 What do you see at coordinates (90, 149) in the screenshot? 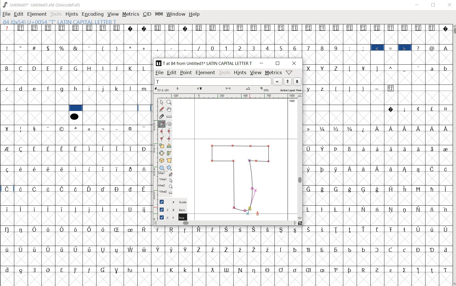
I see `Symbol` at bounding box center [90, 149].